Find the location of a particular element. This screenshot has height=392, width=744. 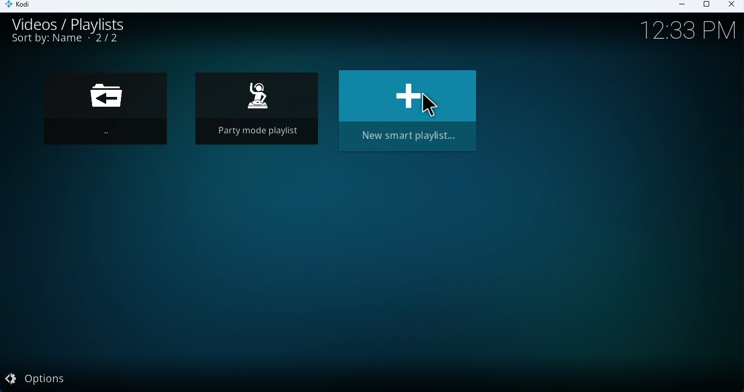

Browse is located at coordinates (113, 113).